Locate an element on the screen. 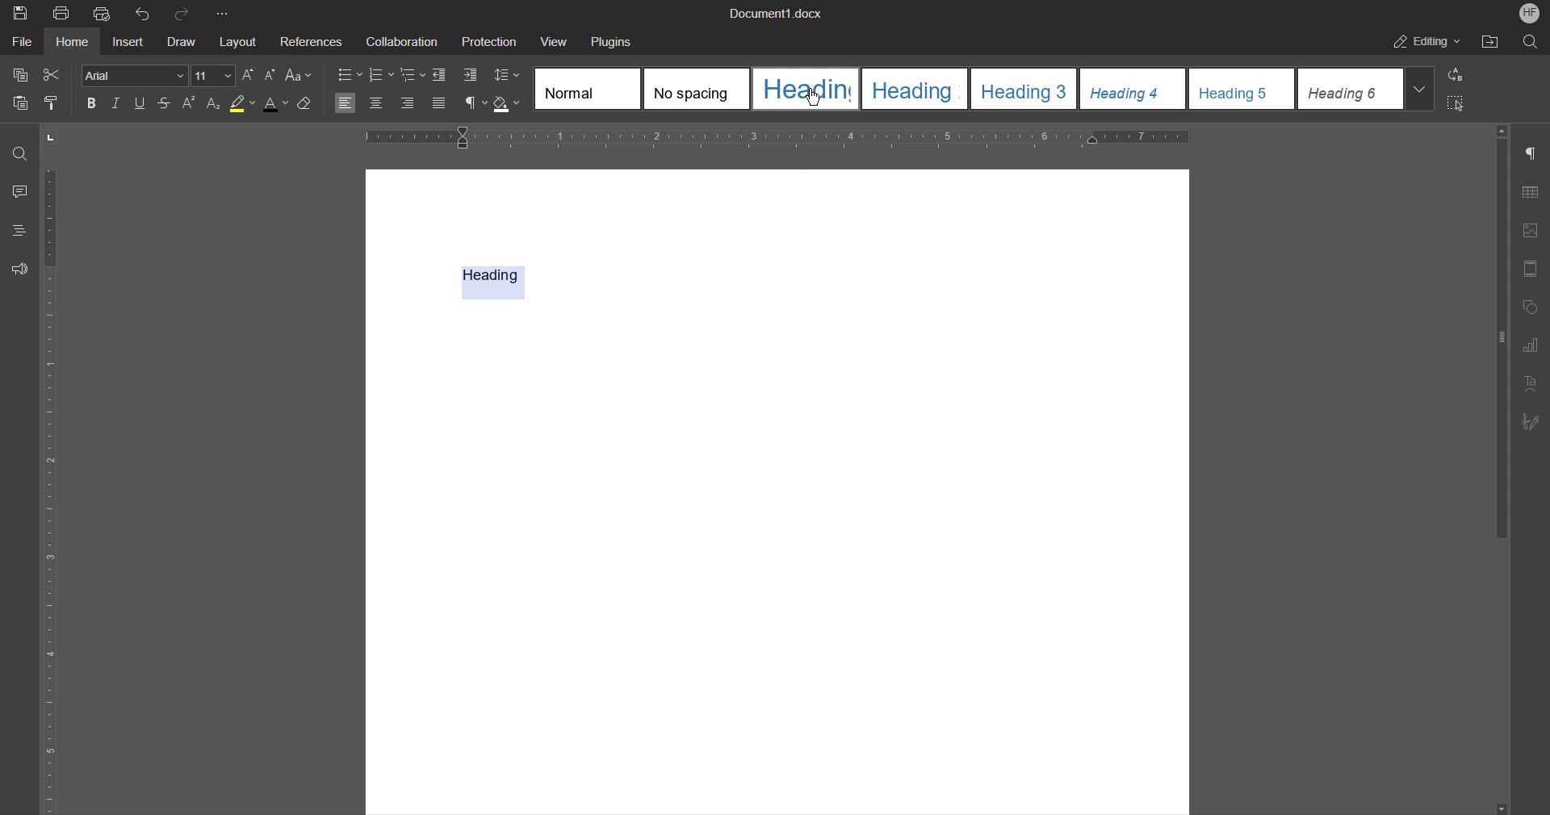 The image size is (1550, 815). vertical scroll bar is located at coordinates (1498, 345).